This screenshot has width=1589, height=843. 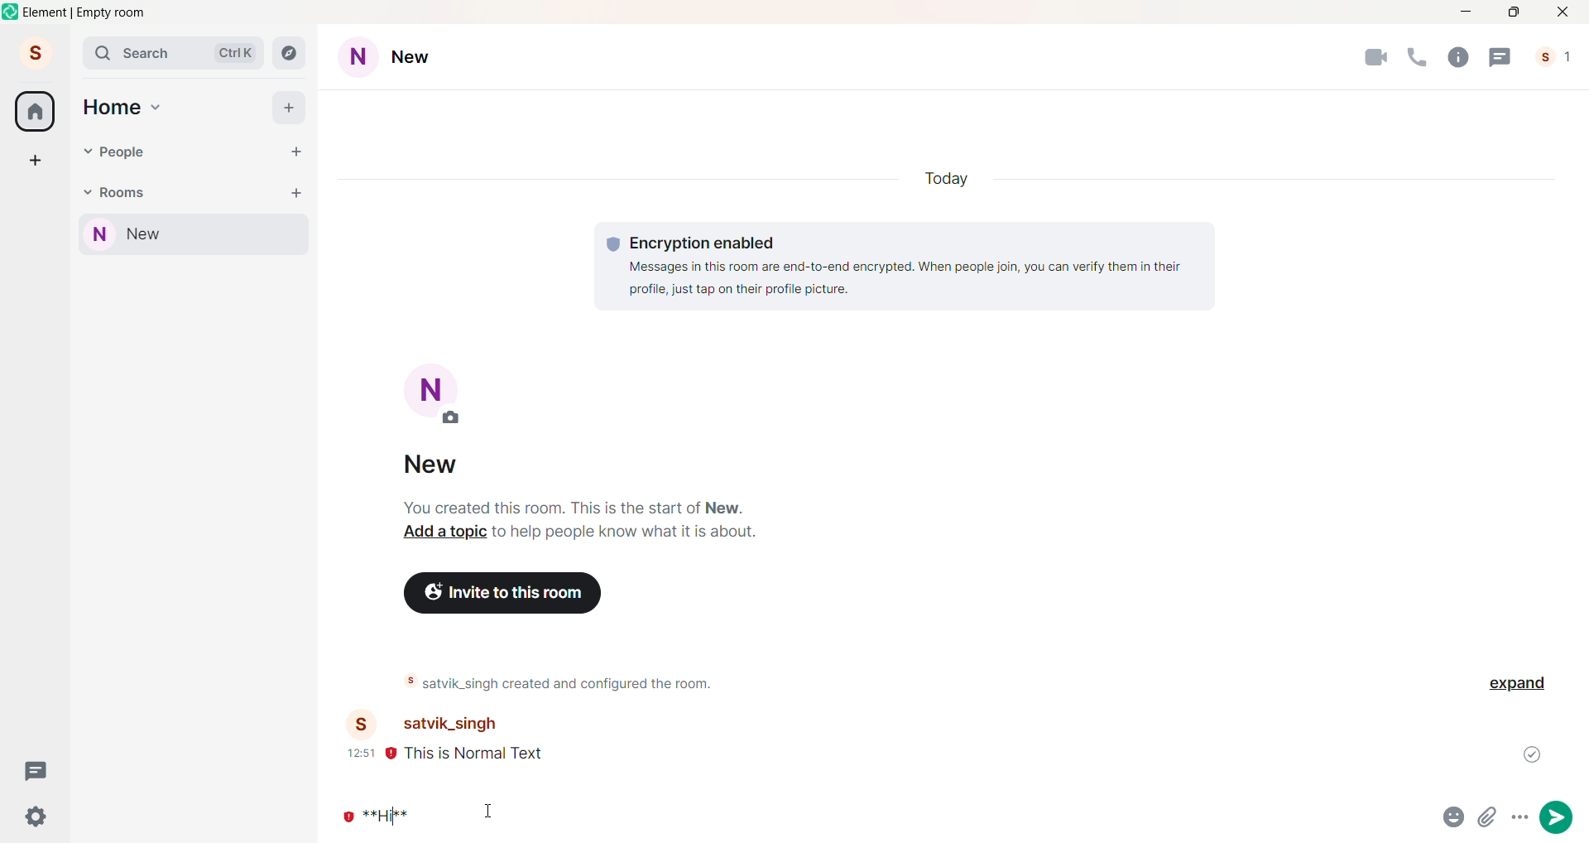 I want to click on Add, so click(x=290, y=107).